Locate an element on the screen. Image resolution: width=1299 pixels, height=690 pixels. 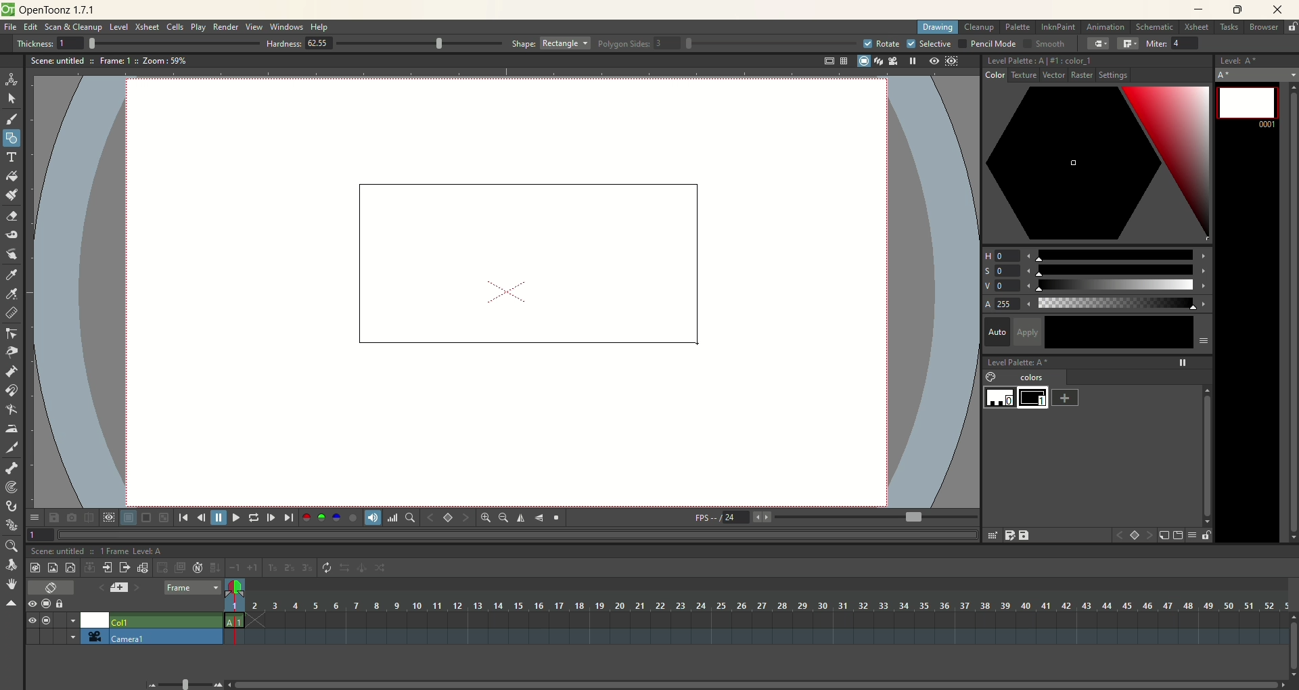
blue channel is located at coordinates (334, 517).